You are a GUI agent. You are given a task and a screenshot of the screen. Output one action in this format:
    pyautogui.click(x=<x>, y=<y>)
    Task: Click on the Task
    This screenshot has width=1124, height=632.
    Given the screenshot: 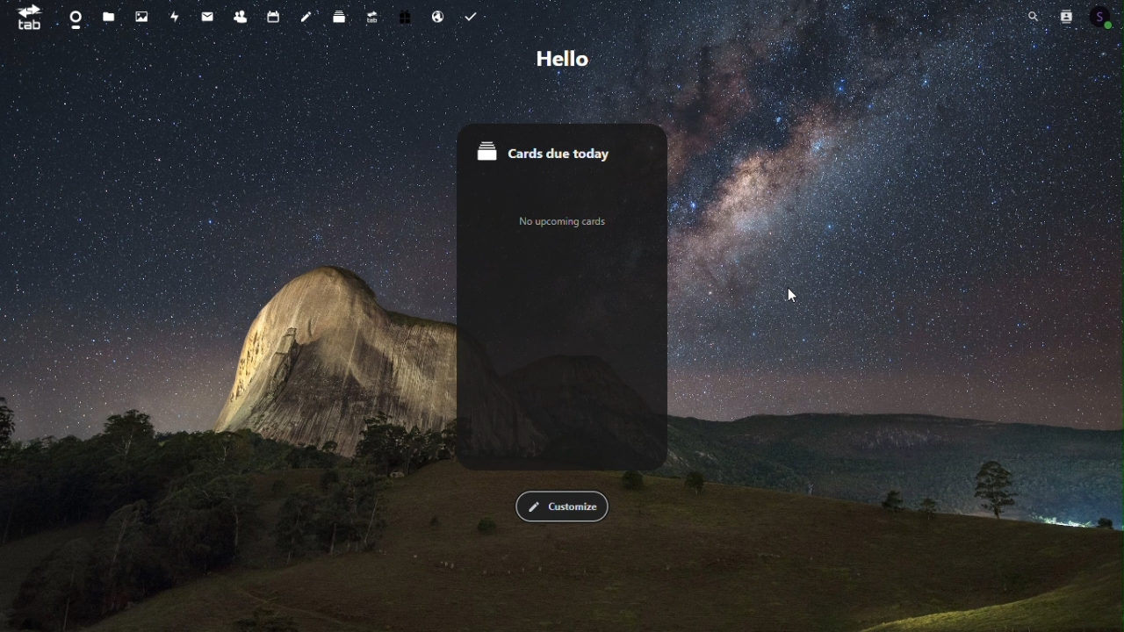 What is the action you would take?
    pyautogui.click(x=470, y=15)
    